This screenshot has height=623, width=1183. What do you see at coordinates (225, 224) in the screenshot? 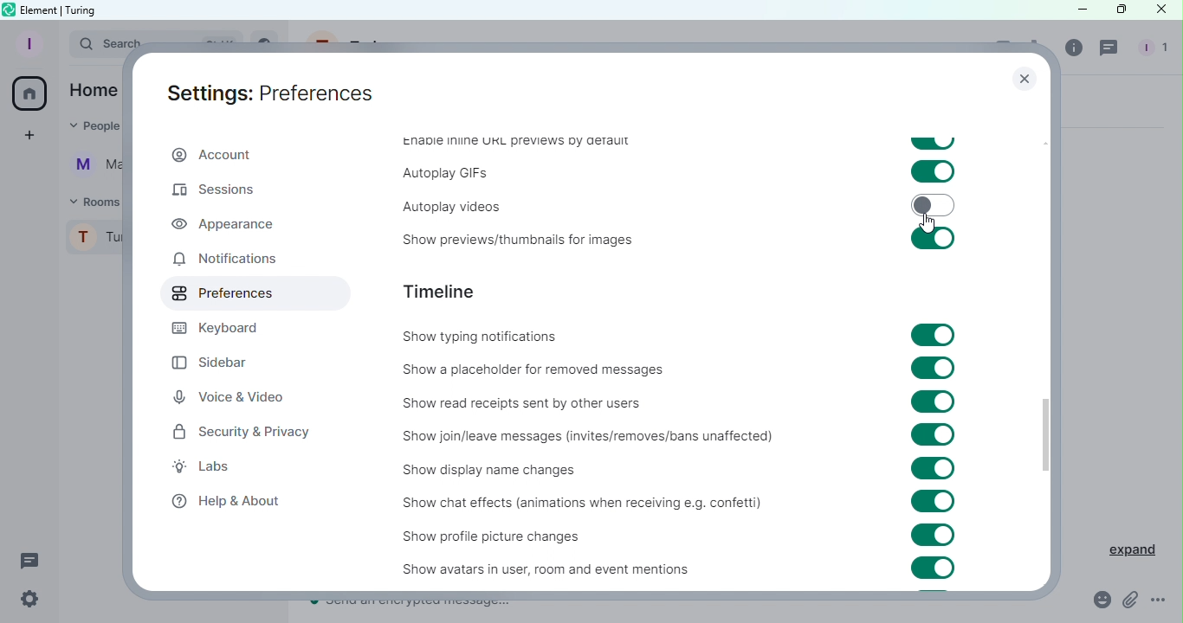
I see `Appearance` at bounding box center [225, 224].